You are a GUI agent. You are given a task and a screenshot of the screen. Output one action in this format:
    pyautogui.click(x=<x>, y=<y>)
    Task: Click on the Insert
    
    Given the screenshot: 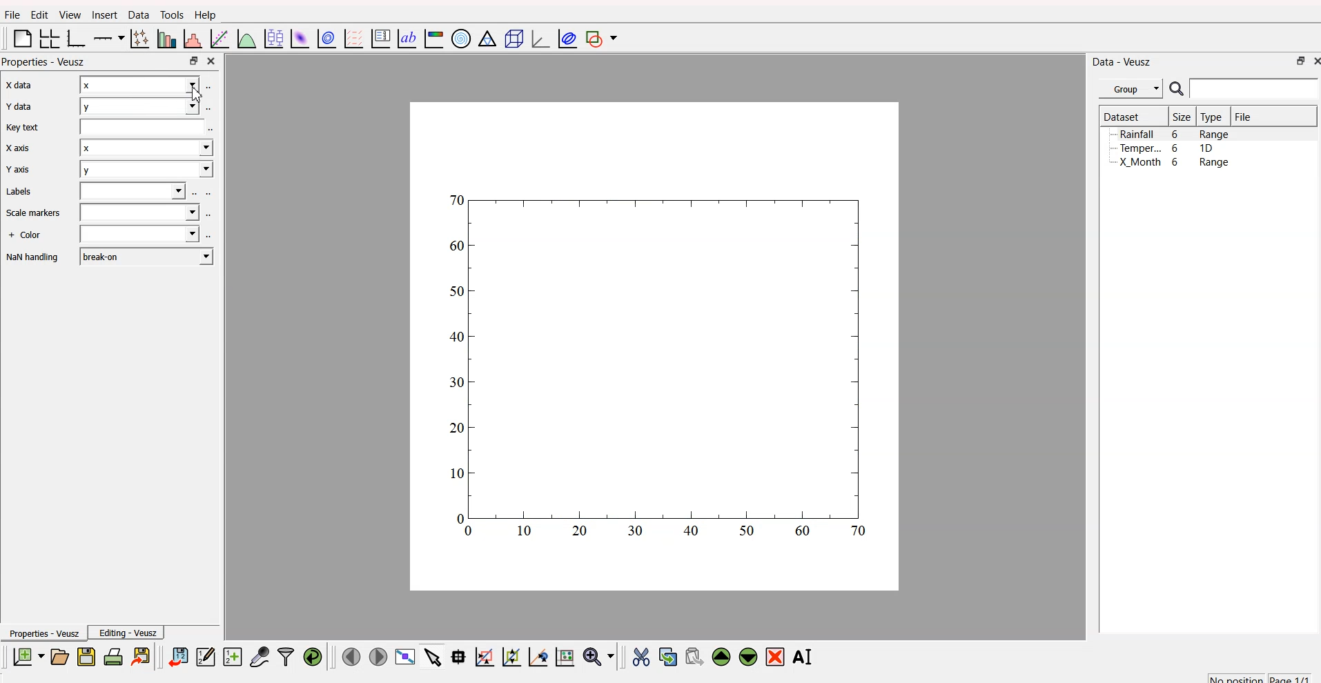 What is the action you would take?
    pyautogui.click(x=104, y=15)
    